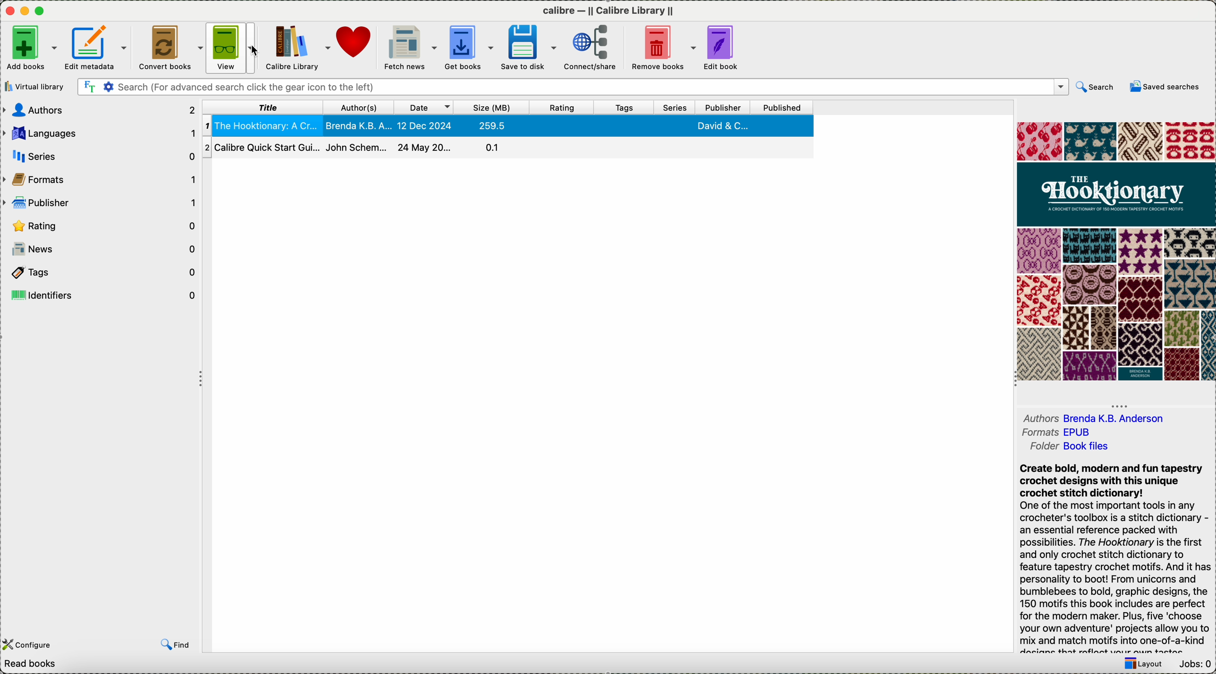 Image resolution: width=1216 pixels, height=674 pixels. Describe the element at coordinates (508, 125) in the screenshot. I see `first book selected` at that location.